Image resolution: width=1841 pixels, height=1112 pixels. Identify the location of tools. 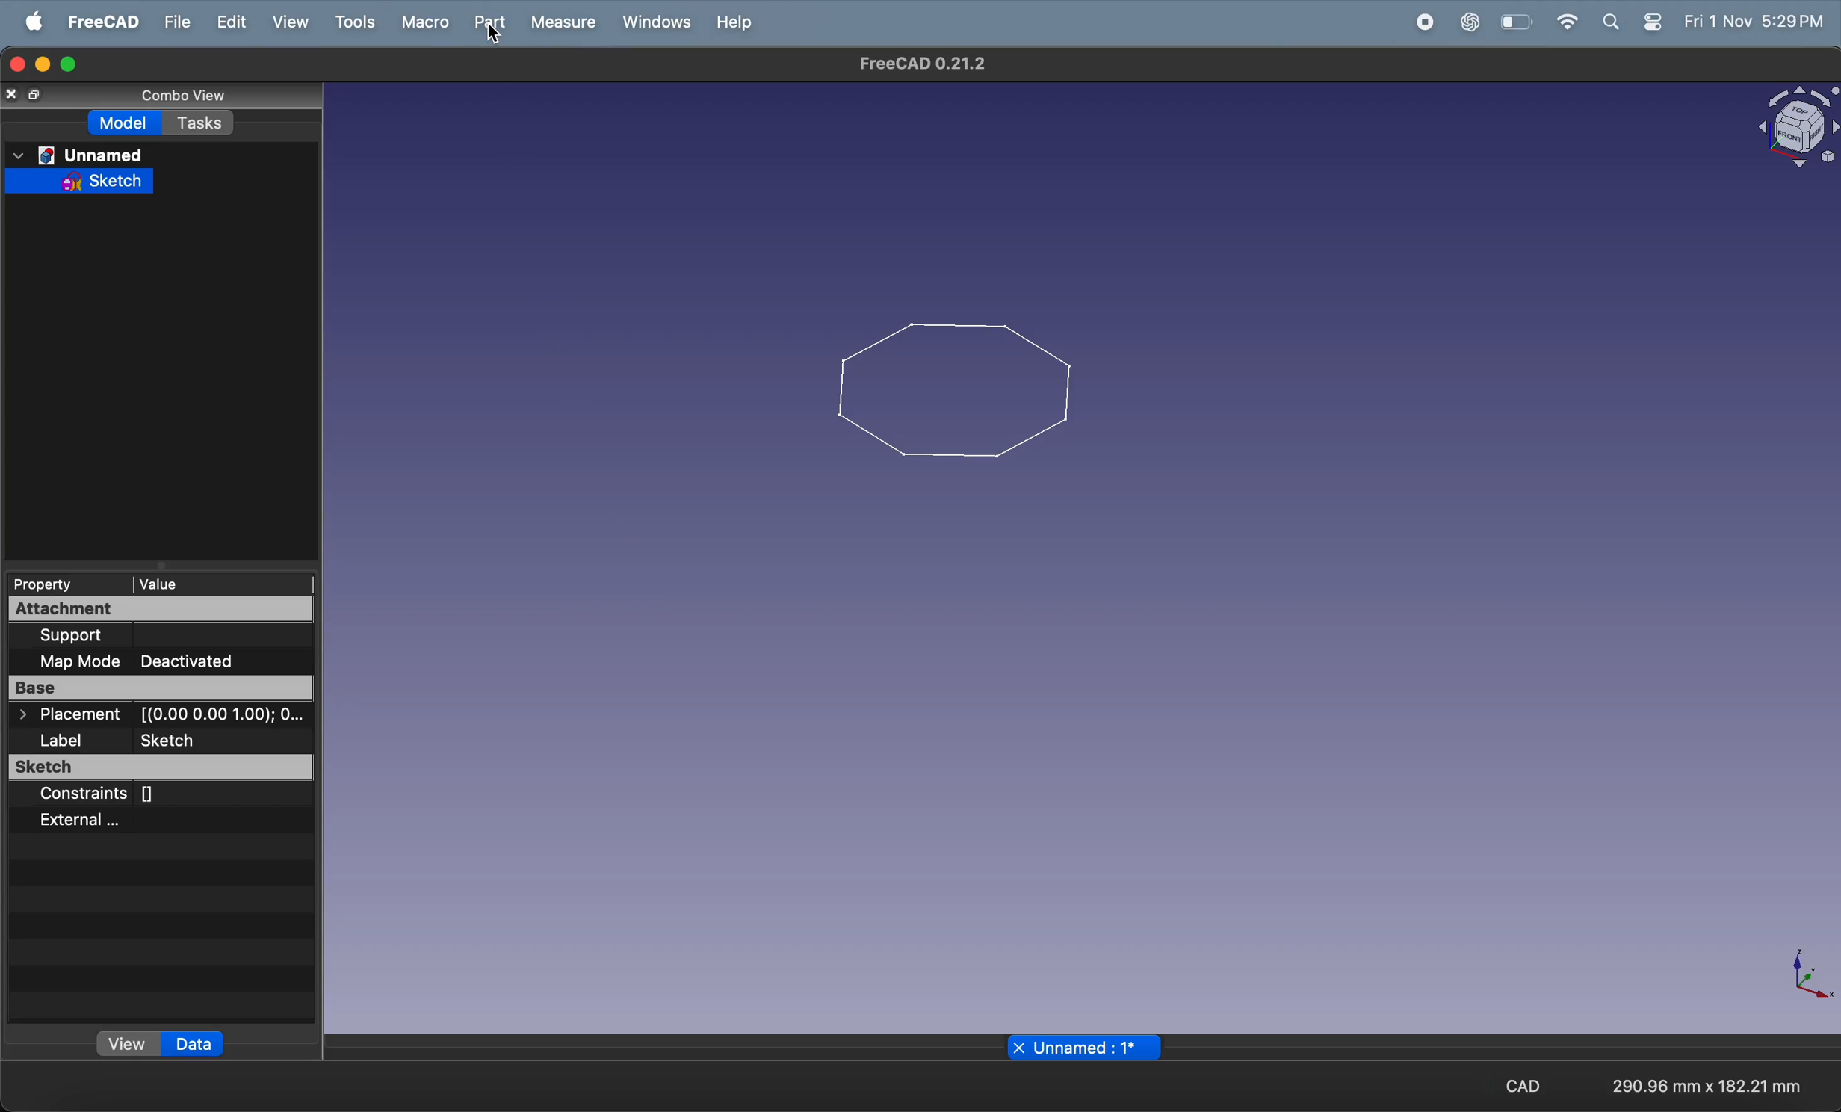
(353, 22).